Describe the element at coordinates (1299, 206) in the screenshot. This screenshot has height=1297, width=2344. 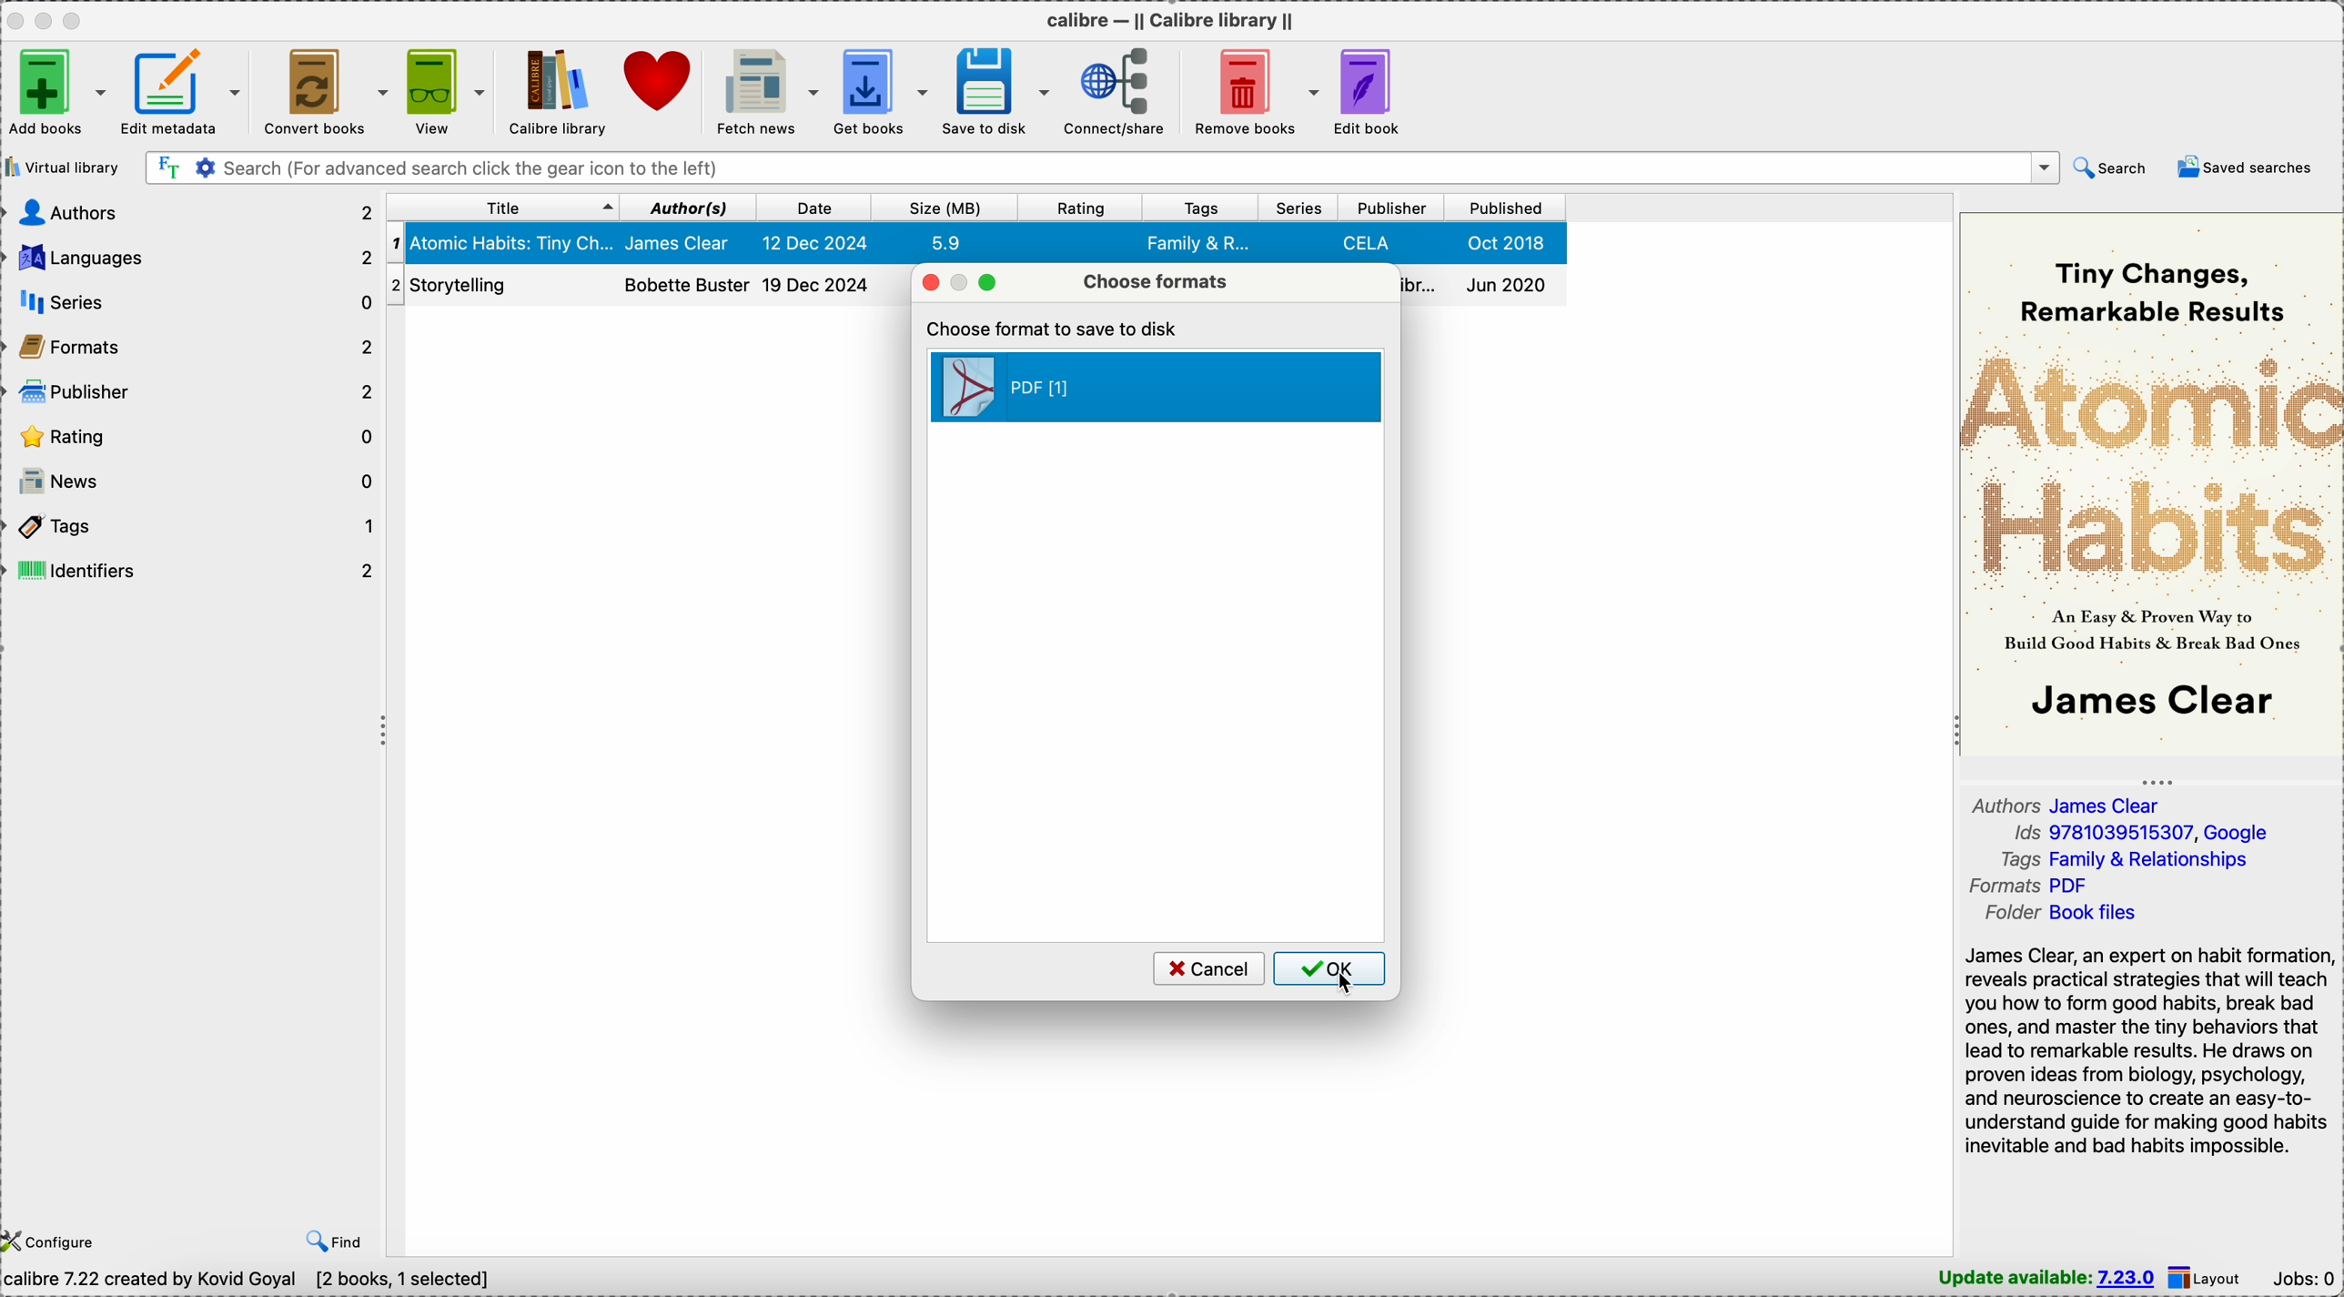
I see `series` at that location.